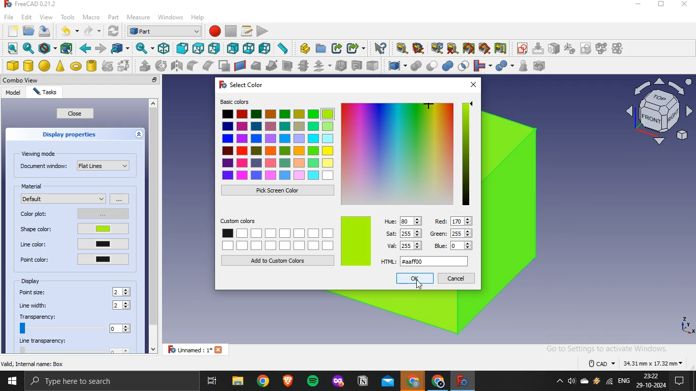 This screenshot has width=696, height=391. What do you see at coordinates (161, 65) in the screenshot?
I see `revolve` at bounding box center [161, 65].